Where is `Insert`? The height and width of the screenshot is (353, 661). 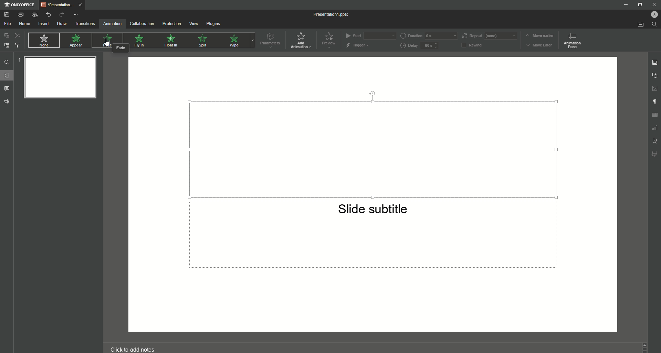
Insert is located at coordinates (42, 24).